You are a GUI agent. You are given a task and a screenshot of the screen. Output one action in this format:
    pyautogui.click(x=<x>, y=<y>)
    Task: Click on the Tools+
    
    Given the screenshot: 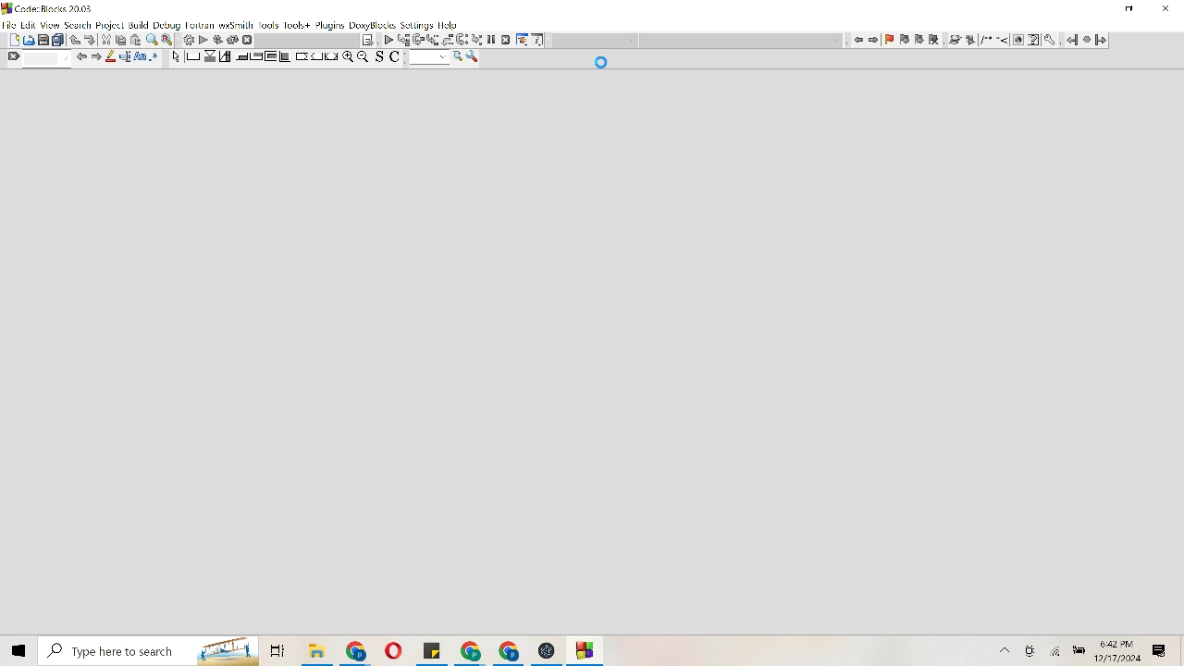 What is the action you would take?
    pyautogui.click(x=297, y=26)
    